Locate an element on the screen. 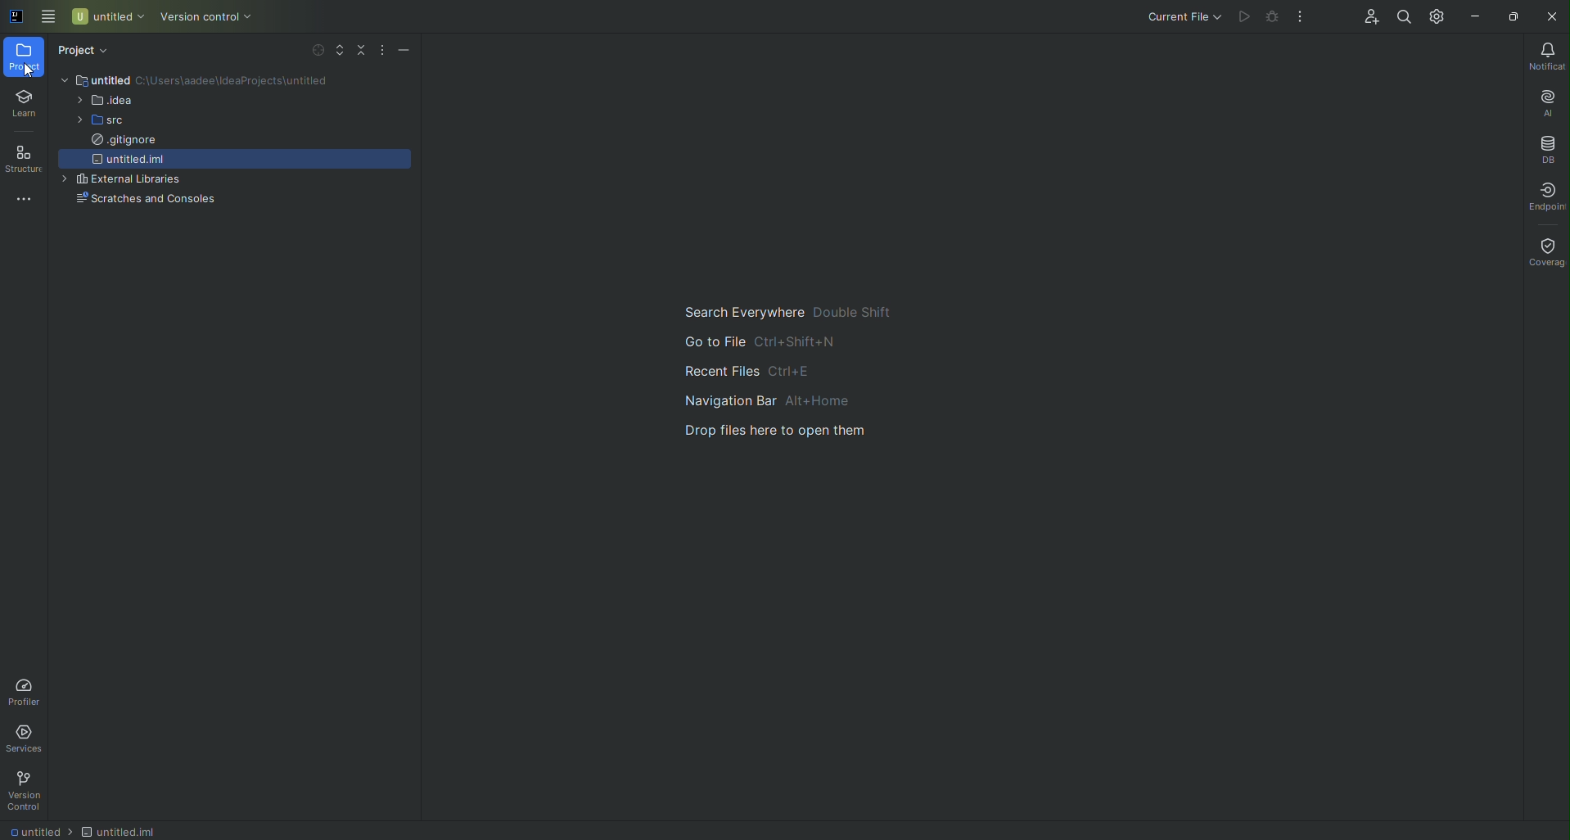 This screenshot has width=1570, height=840. pointer is located at coordinates (24, 70).